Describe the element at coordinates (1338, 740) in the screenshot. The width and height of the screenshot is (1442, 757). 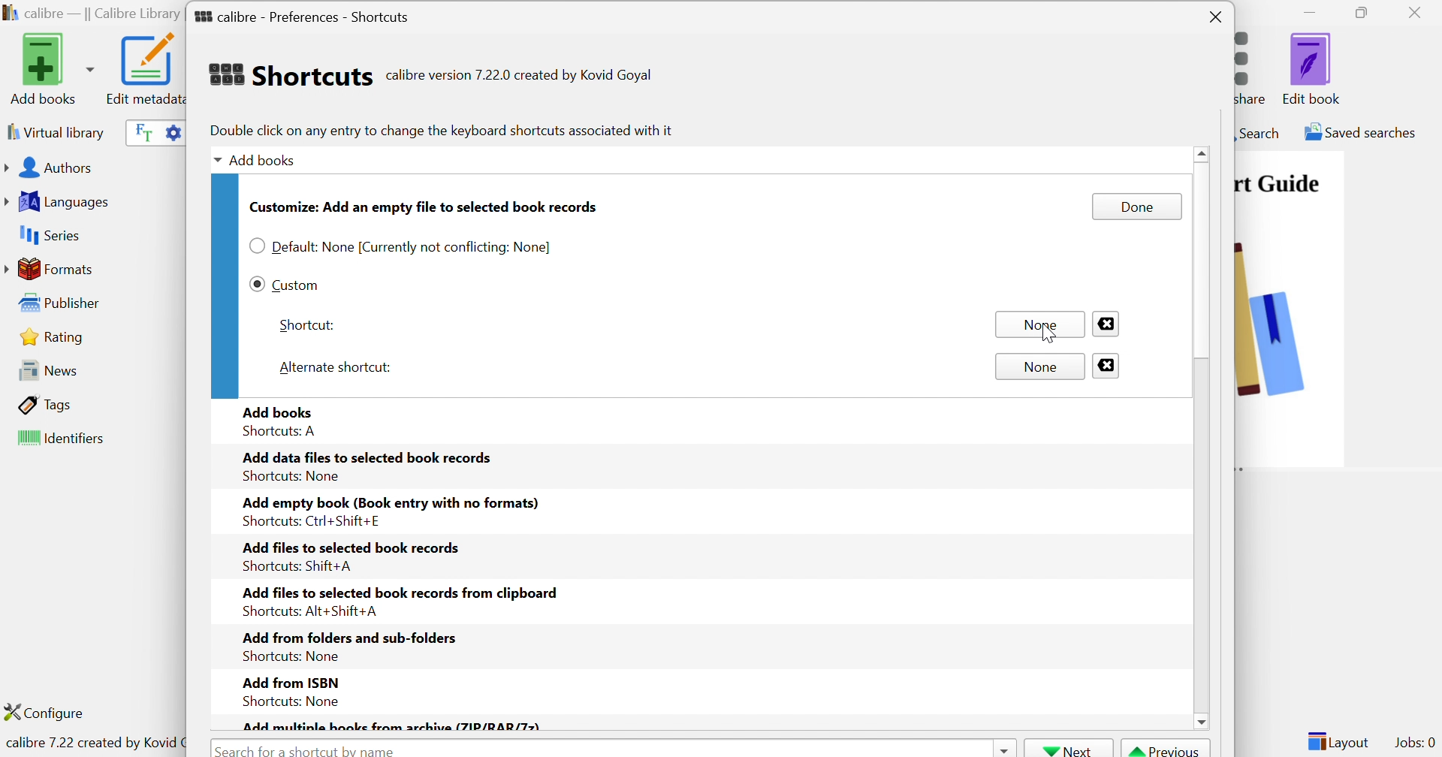
I see `Layout:0` at that location.